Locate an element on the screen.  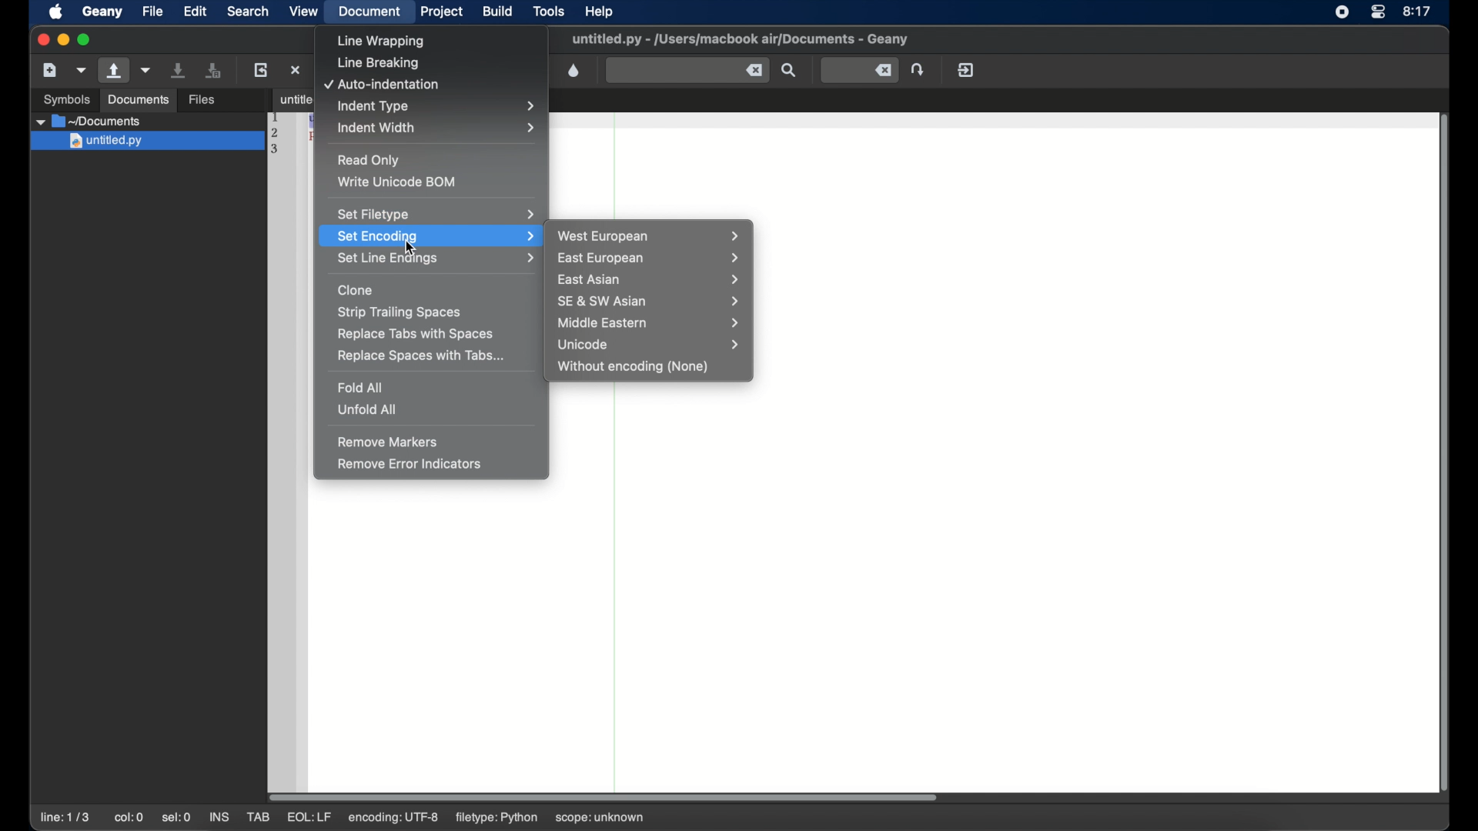
screen recorder icon is located at coordinates (1341, 12).